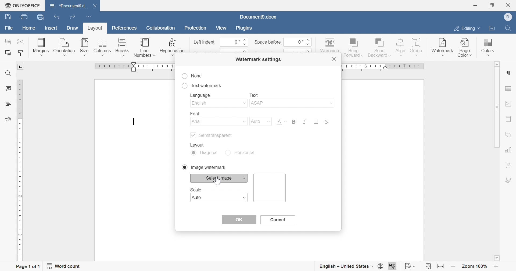  What do you see at coordinates (400, 47) in the screenshot?
I see `align` at bounding box center [400, 47].